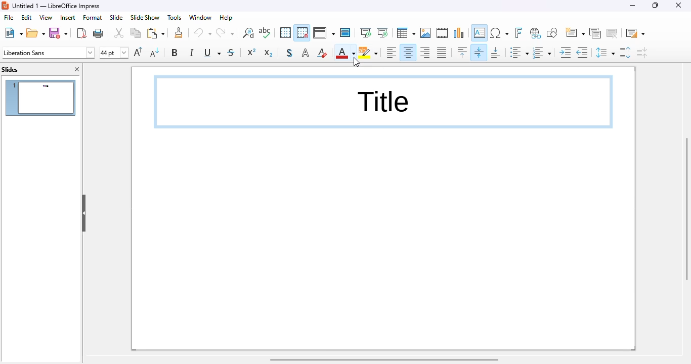  I want to click on delete slide, so click(613, 33).